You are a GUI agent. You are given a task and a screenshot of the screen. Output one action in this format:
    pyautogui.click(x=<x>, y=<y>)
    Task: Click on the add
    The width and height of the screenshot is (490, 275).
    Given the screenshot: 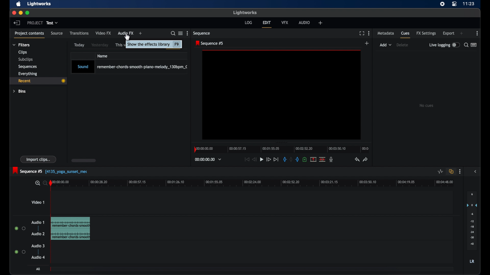 What is the action you would take?
    pyautogui.click(x=367, y=43)
    